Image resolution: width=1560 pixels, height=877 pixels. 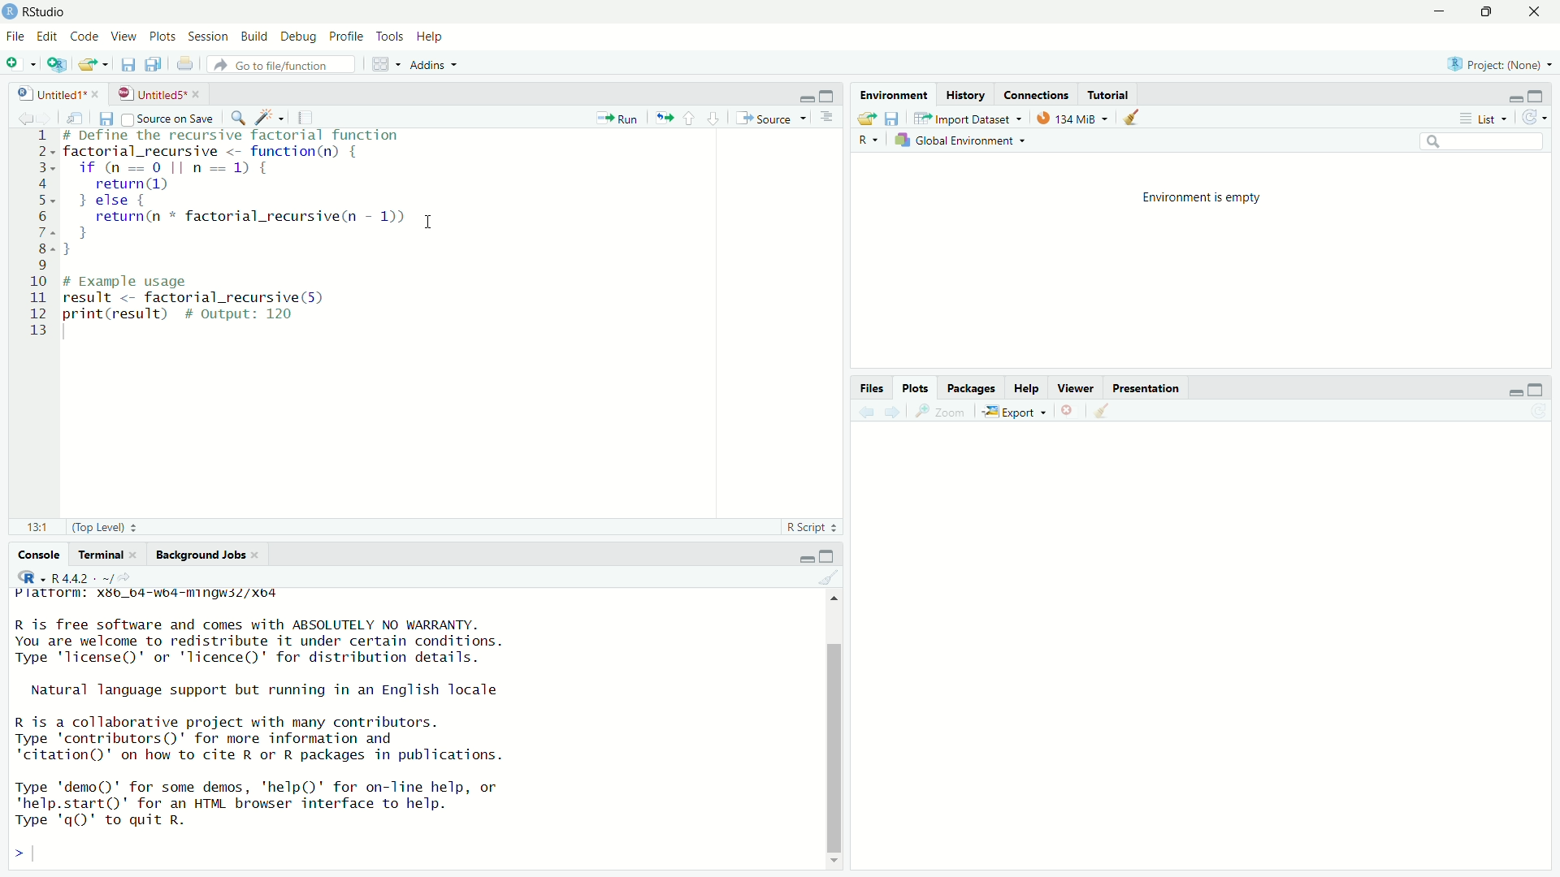 I want to click on Flatrorm. XxX38b_b4-wo4-mingwsZ/xo4

R is free software and comes with ABSOLUTELY NO WARRANTY.

You are welcome to redistribute it under certain conditions.

Type 'license()' or 'licence(D' for distribution details.
Natural language support but running in an English locale

R is a collaborative project with many contributors.

Type 'contributors()' for more information and

‘citation()' on how to cite R or R packages in publications.

Type 'demo()' for some demos, 'help()' for on-line help, or

'help.start()' for an HTML browser interface to help.

Type 'q()' to quit R., so click(x=277, y=709).